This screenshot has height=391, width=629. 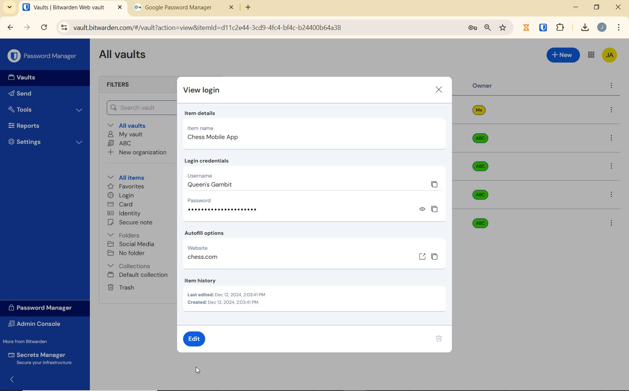 What do you see at coordinates (211, 281) in the screenshot?
I see `item history` at bounding box center [211, 281].